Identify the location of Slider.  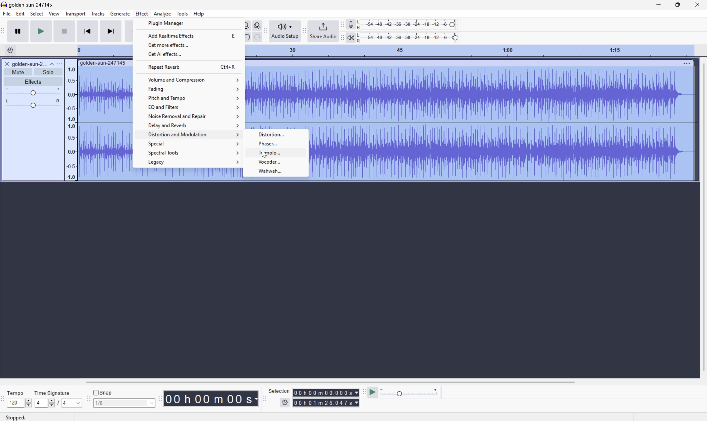
(31, 104).